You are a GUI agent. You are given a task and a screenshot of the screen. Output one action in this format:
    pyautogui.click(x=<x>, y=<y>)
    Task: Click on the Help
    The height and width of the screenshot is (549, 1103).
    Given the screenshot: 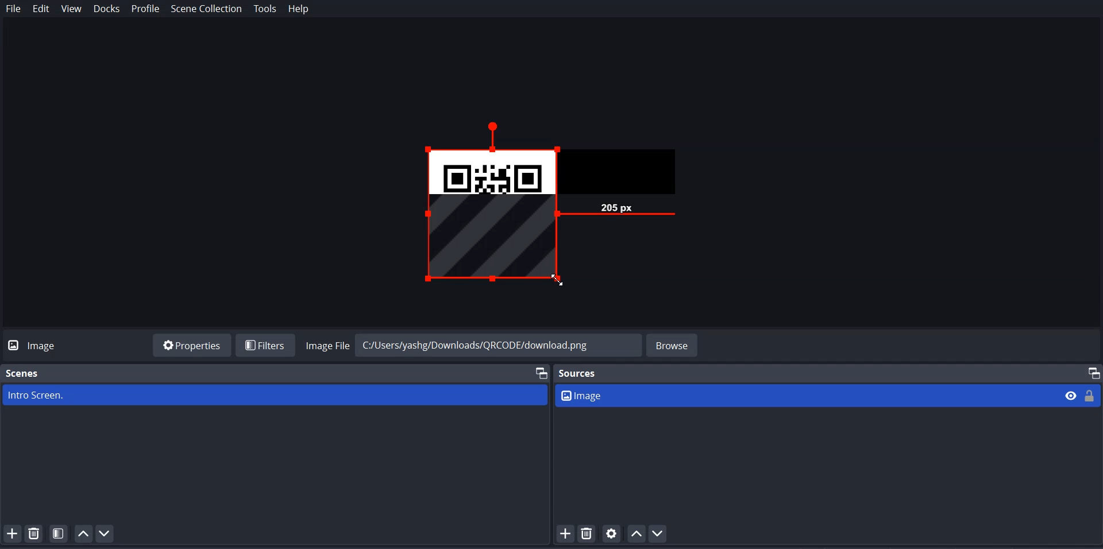 What is the action you would take?
    pyautogui.click(x=299, y=9)
    